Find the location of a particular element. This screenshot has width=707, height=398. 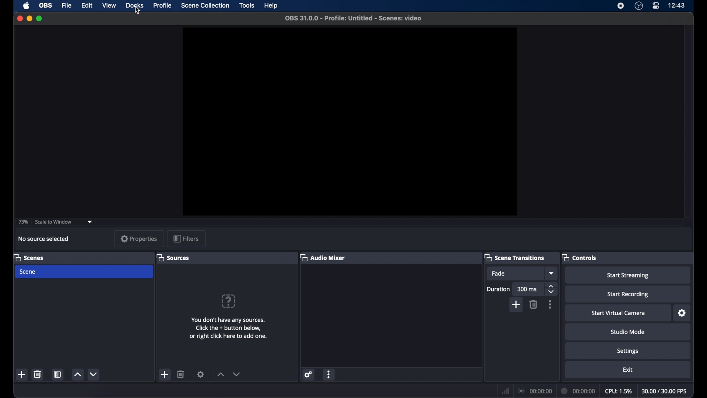

scale to window is located at coordinates (54, 222).